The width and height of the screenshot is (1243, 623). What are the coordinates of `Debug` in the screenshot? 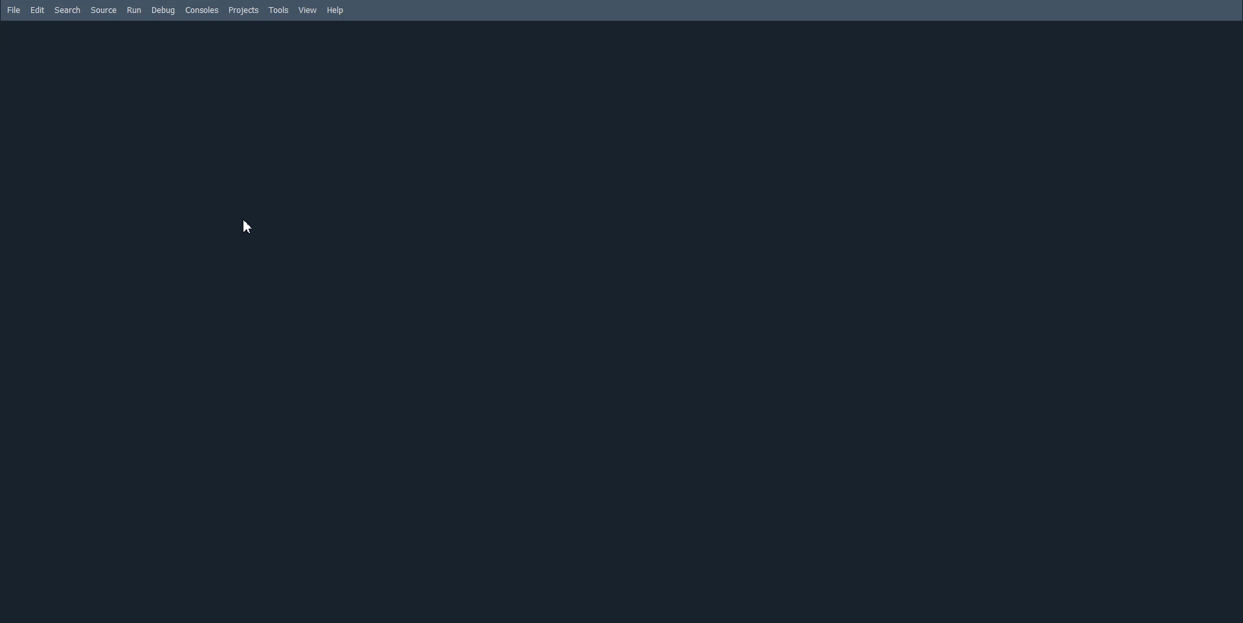 It's located at (162, 10).